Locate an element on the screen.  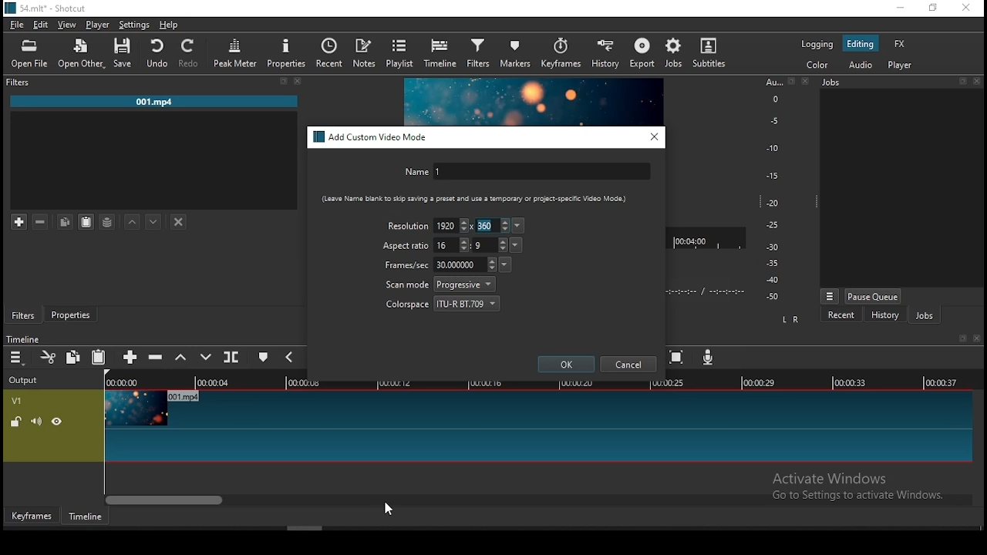
video track is located at coordinates (537, 426).